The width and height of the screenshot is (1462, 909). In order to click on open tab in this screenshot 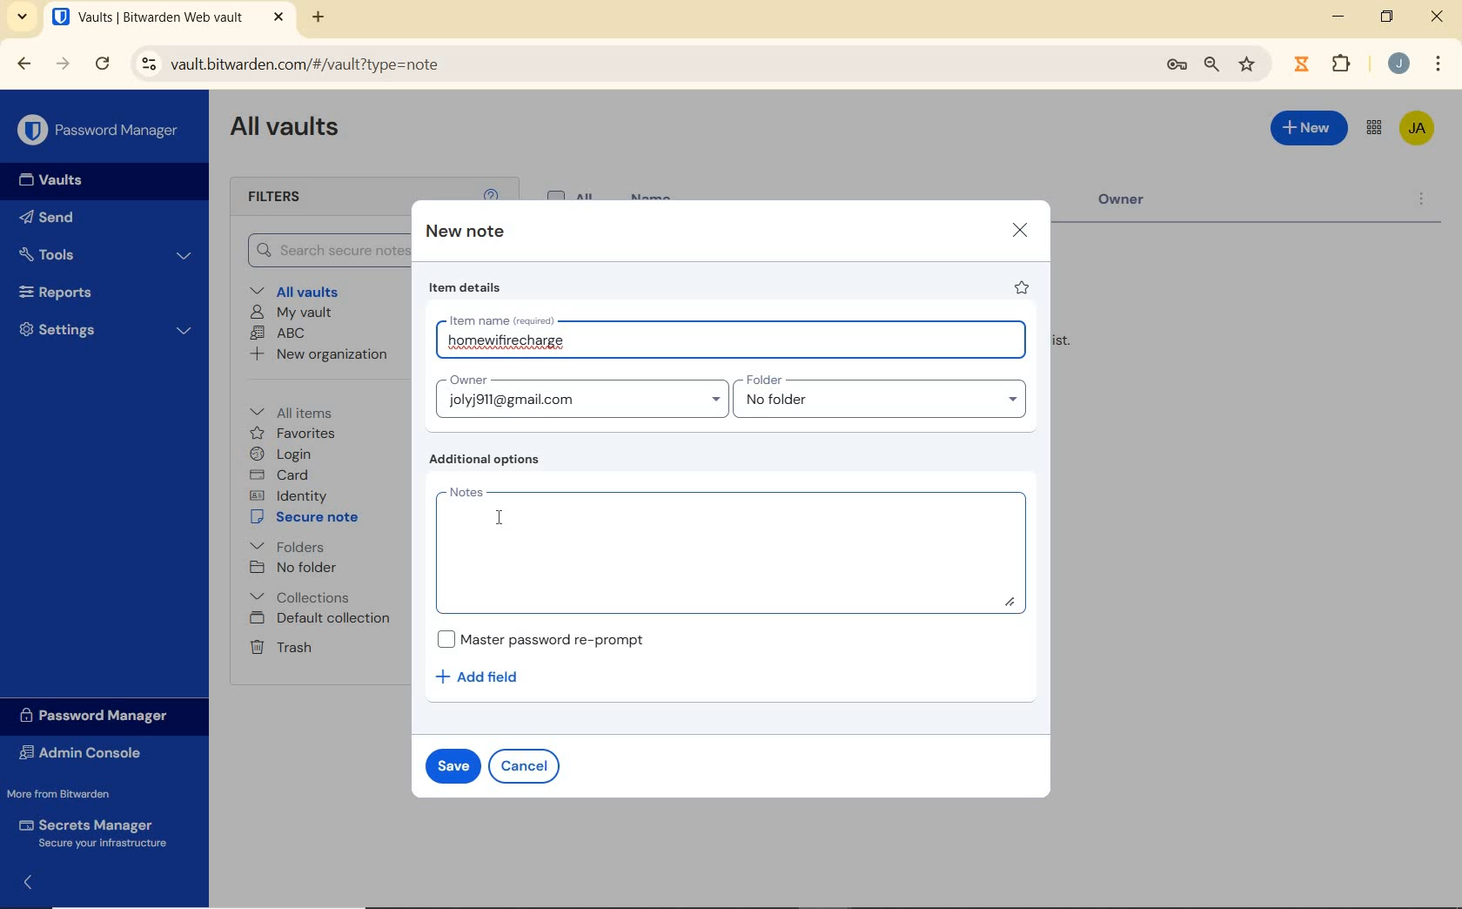, I will do `click(168, 17)`.